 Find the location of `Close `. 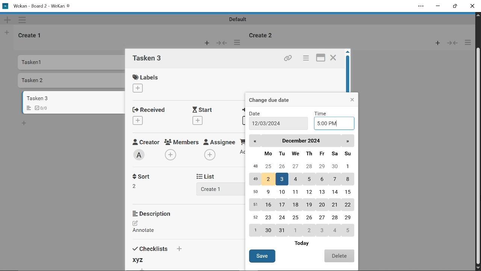

Close  is located at coordinates (333, 58).